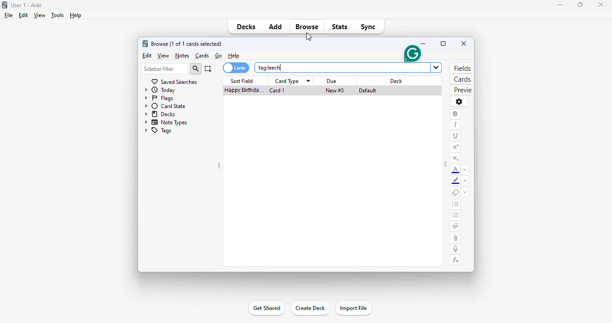 The height and width of the screenshot is (323, 612). What do you see at coordinates (174, 82) in the screenshot?
I see `saved searches` at bounding box center [174, 82].